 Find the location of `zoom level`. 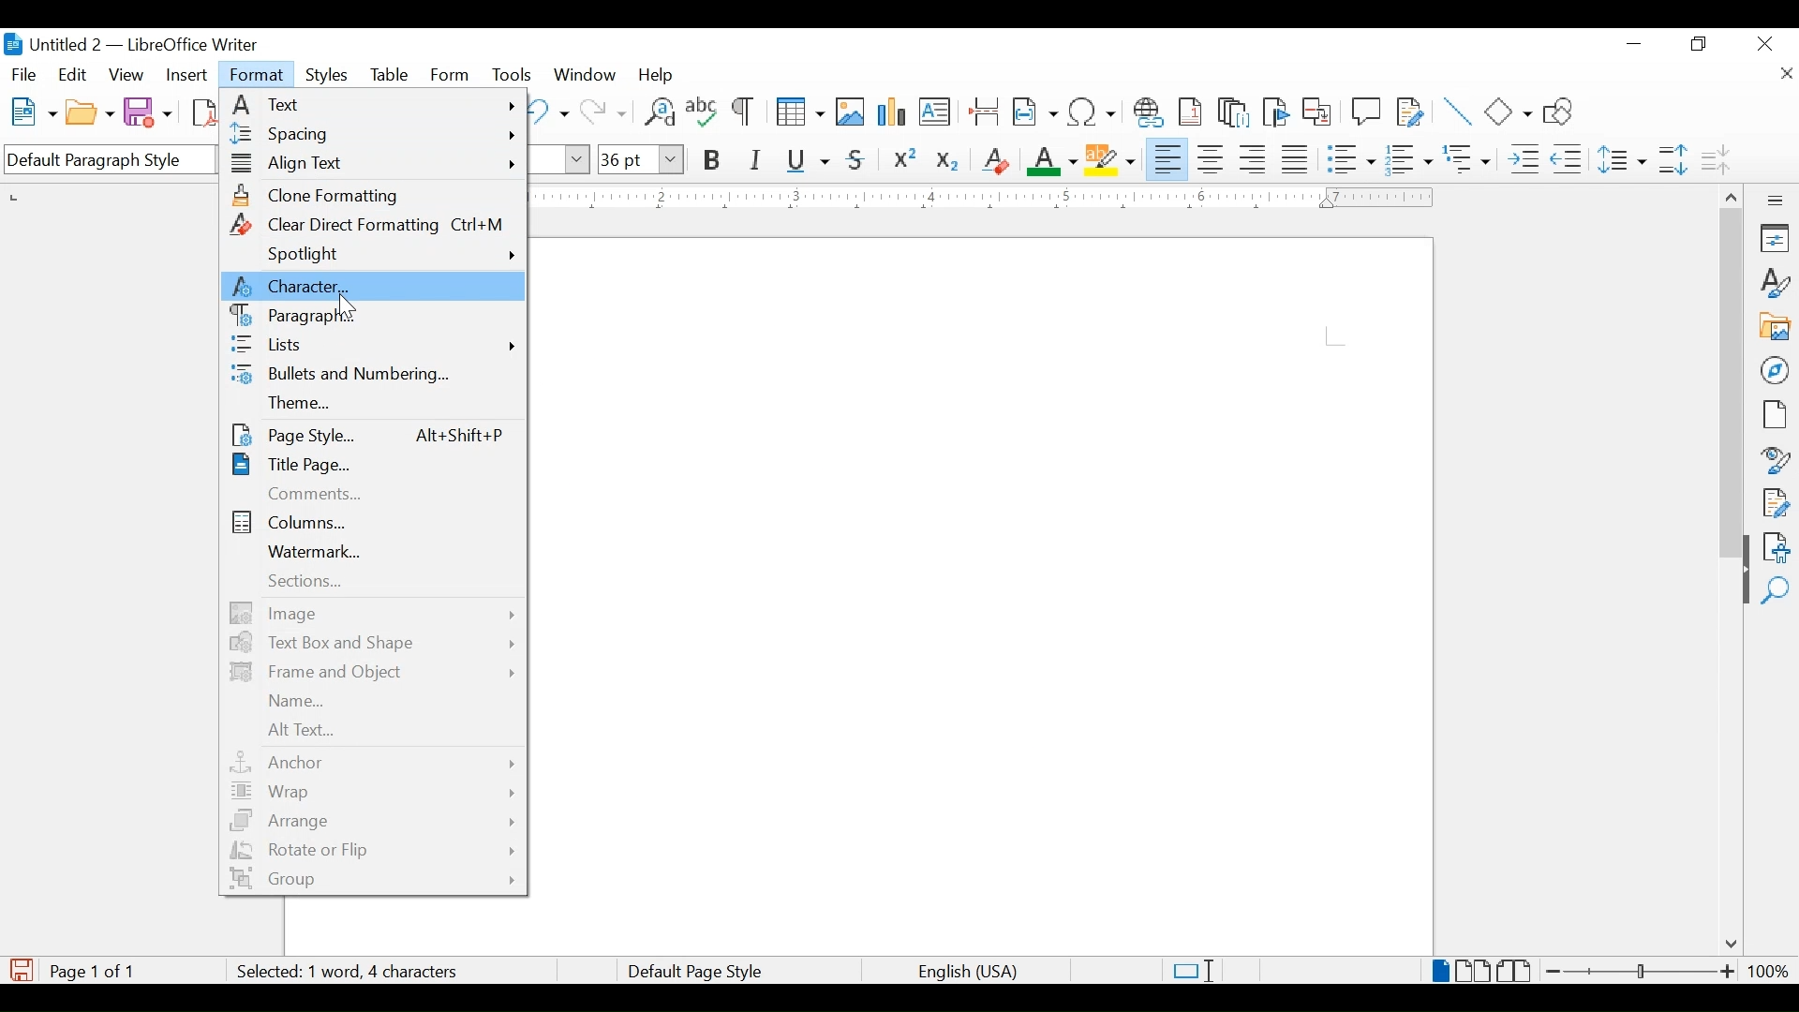

zoom level is located at coordinates (1768, 971).